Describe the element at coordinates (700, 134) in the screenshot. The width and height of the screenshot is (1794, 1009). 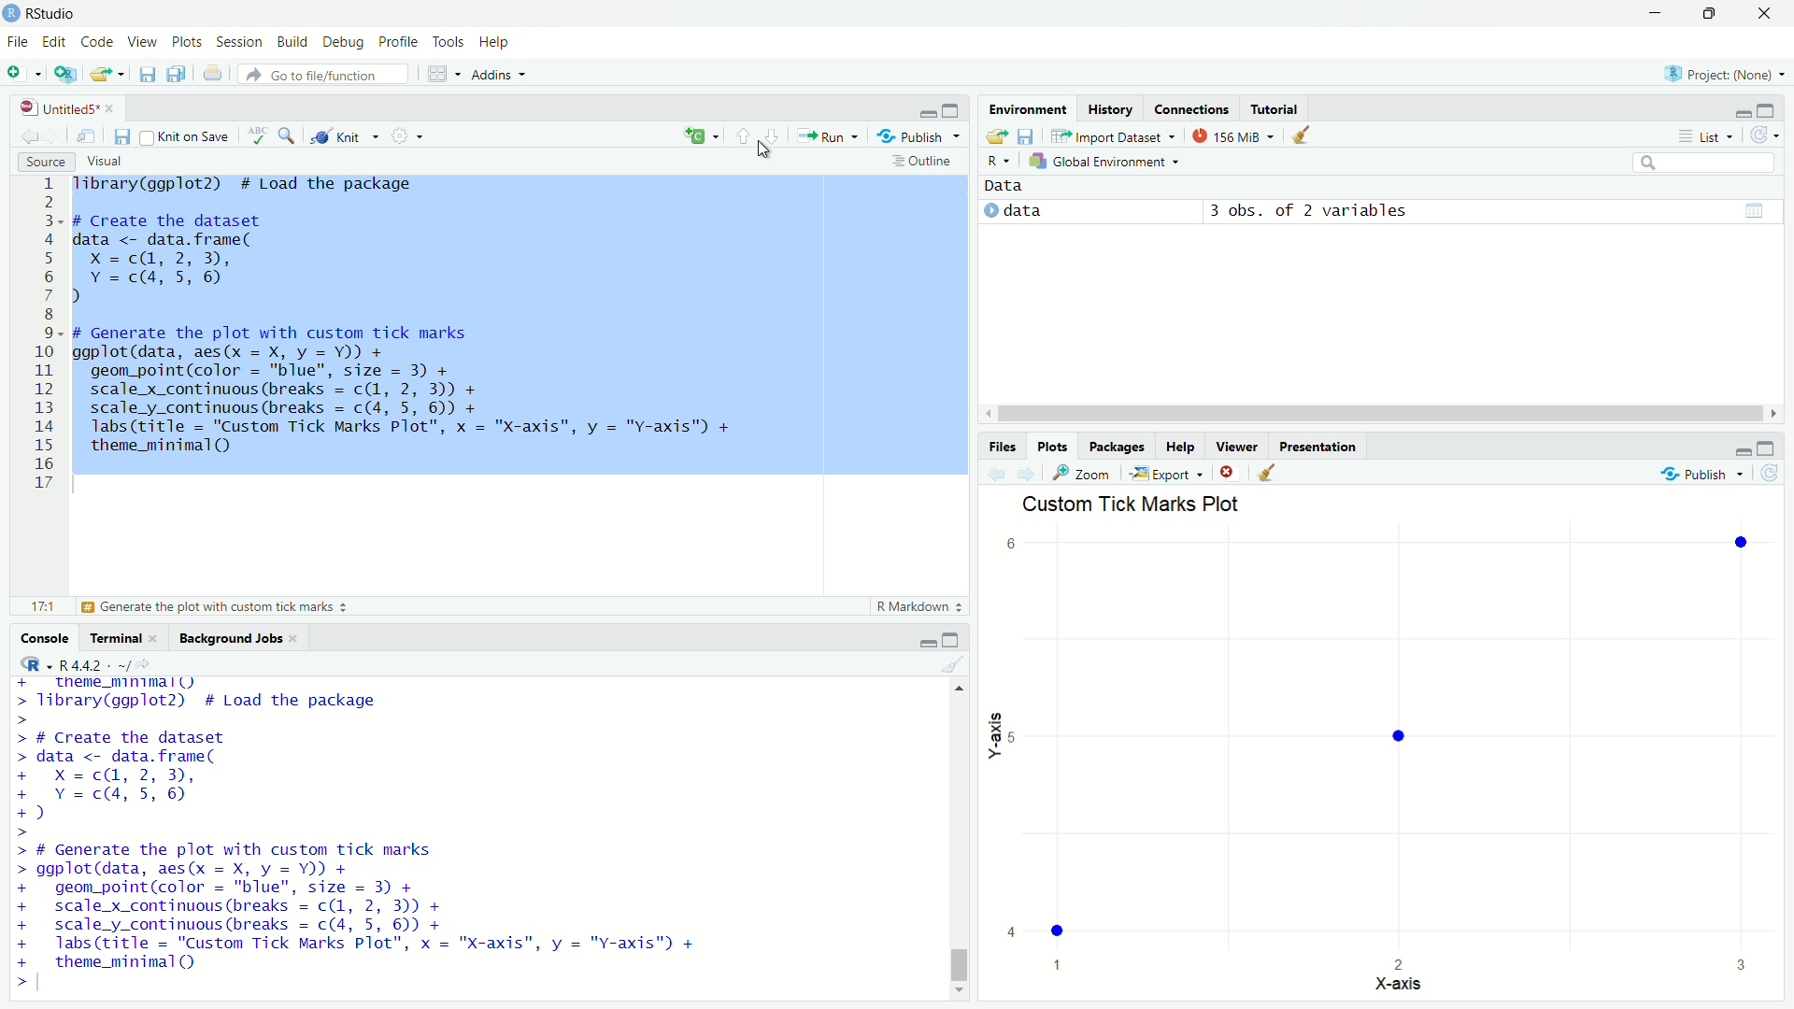
I see `insert a code chunk` at that location.